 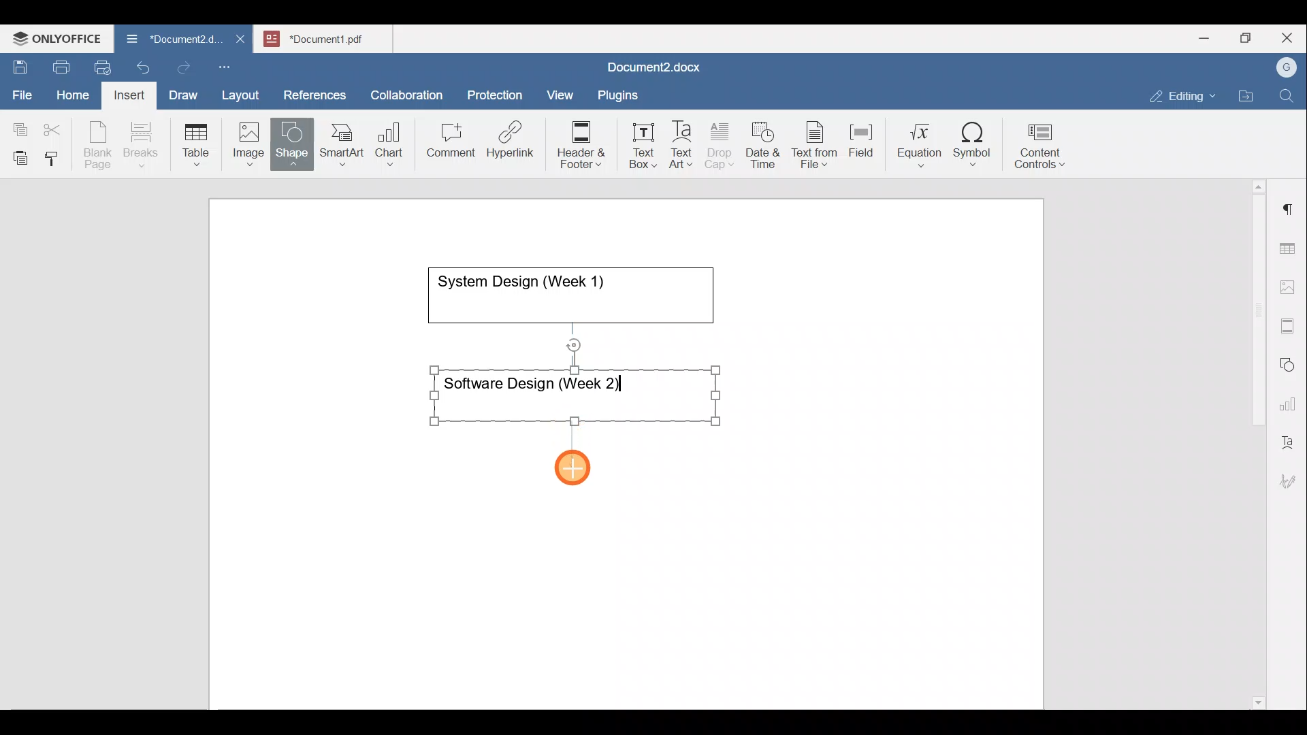 I want to click on Editing mode, so click(x=1183, y=93).